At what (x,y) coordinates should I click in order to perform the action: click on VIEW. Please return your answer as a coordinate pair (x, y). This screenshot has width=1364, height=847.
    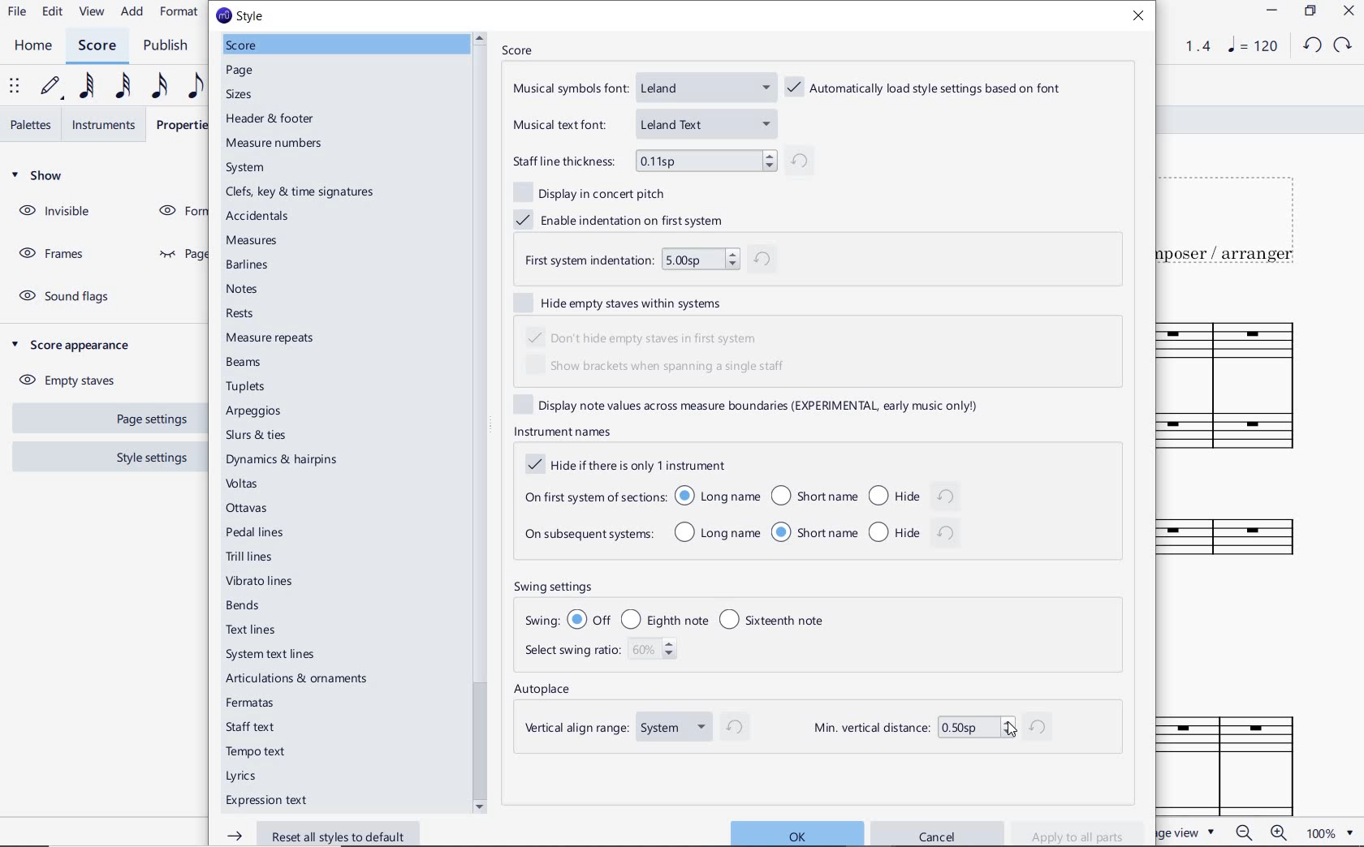
    Looking at the image, I should click on (93, 12).